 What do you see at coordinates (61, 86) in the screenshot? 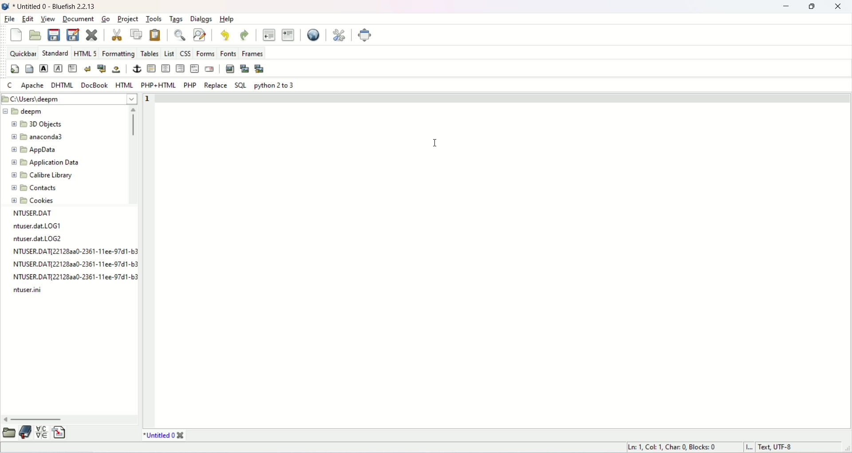
I see `DHTML` at bounding box center [61, 86].